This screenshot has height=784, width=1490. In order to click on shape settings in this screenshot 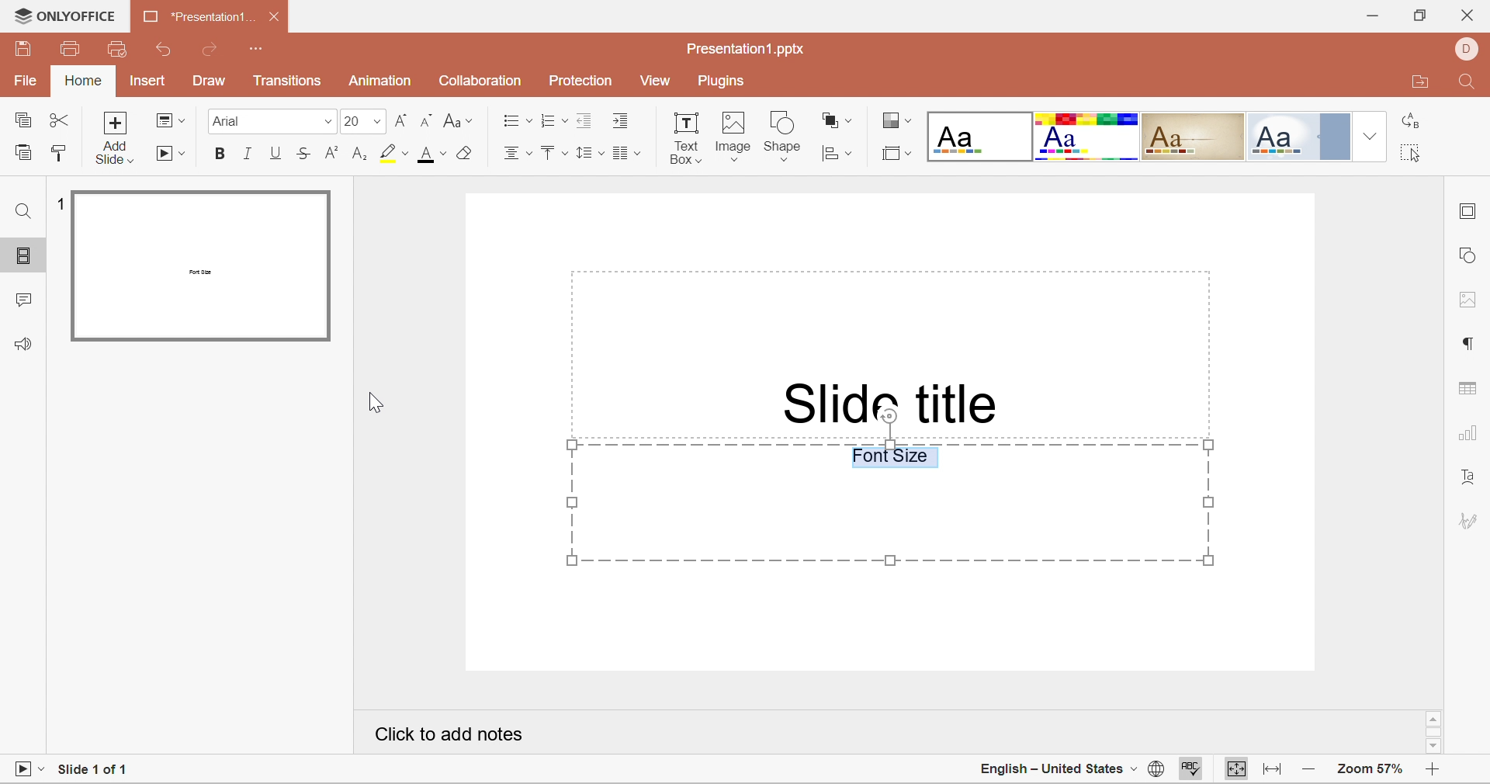, I will do `click(1471, 253)`.